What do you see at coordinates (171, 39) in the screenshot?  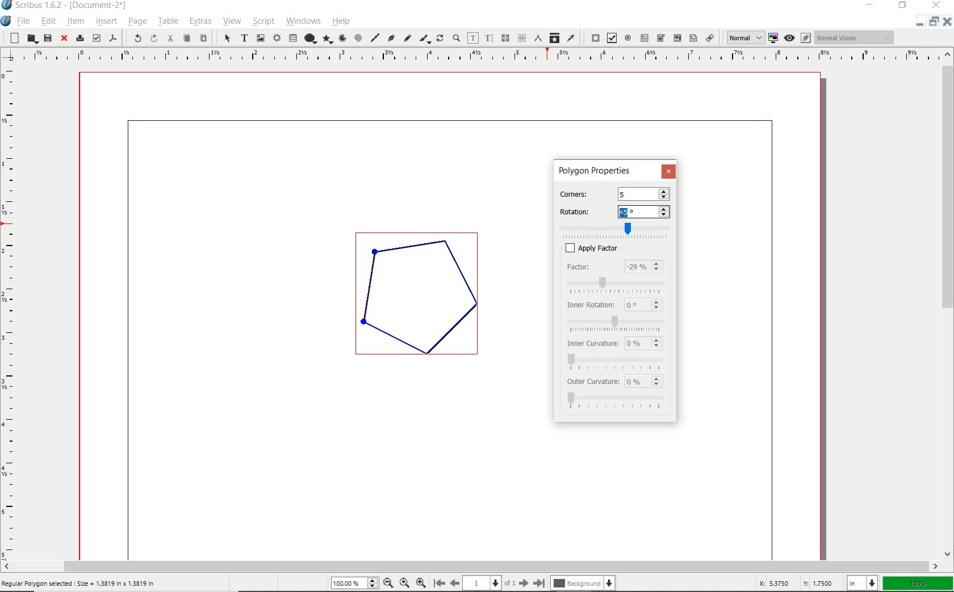 I see `cut` at bounding box center [171, 39].